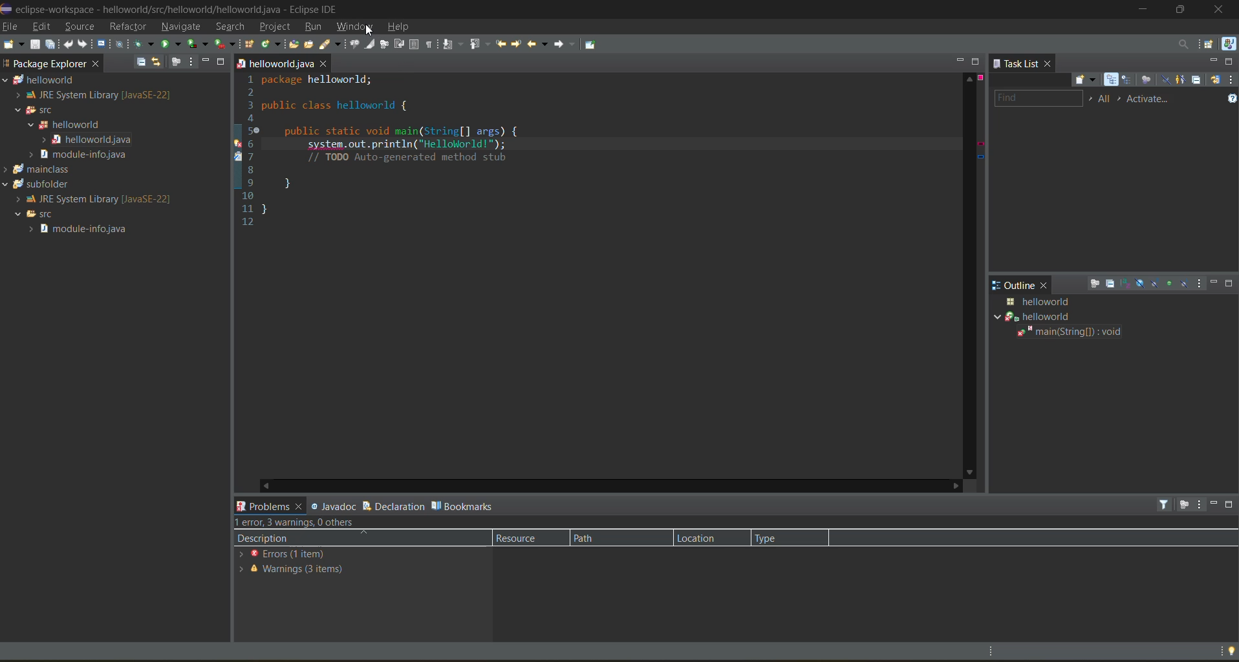 This screenshot has height=662, width=1239. Describe the element at coordinates (522, 540) in the screenshot. I see `resource` at that location.